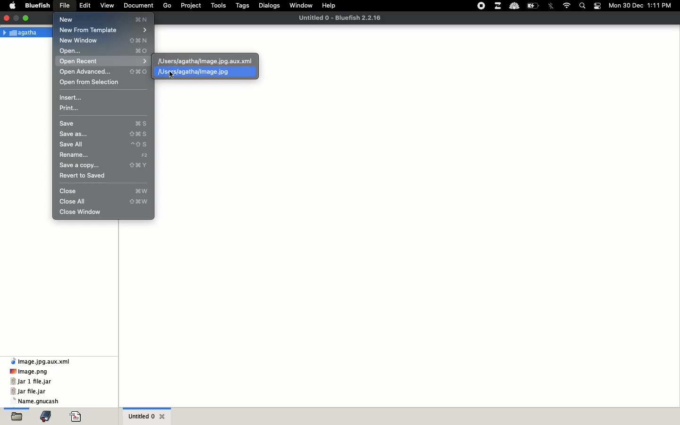 This screenshot has width=680, height=425. What do you see at coordinates (6, 17) in the screenshot?
I see `close` at bounding box center [6, 17].